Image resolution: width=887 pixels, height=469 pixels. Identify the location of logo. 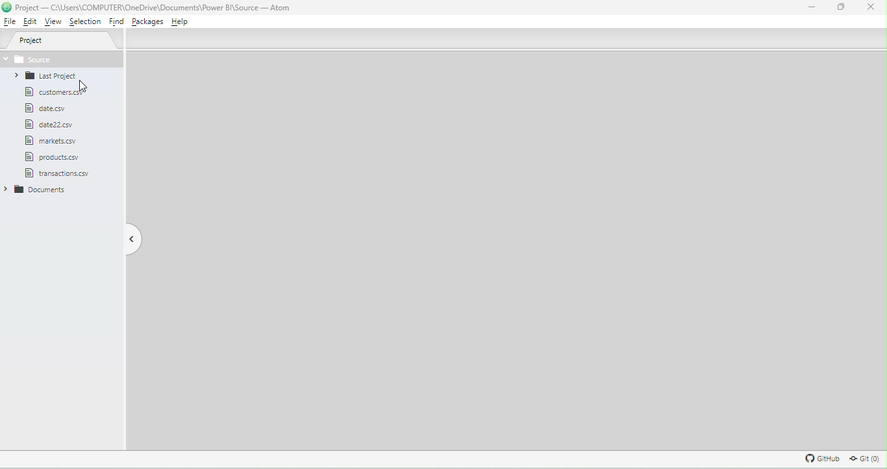
(7, 8).